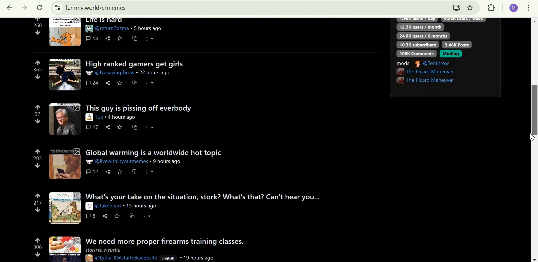  I want to click on picture, so click(90, 162).